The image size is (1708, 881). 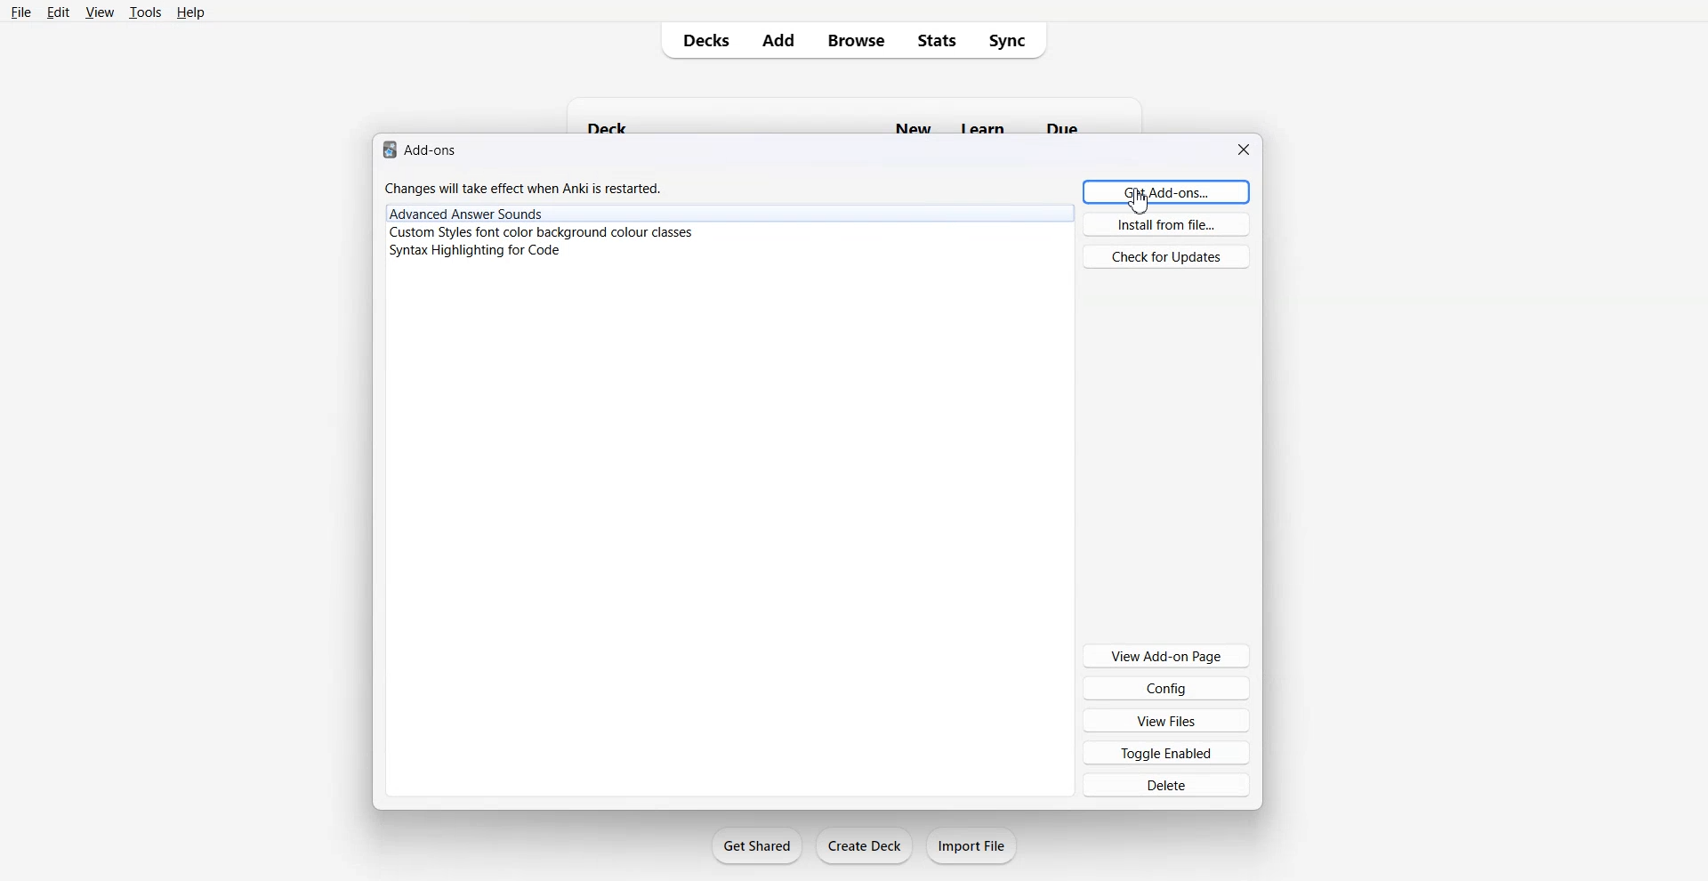 What do you see at coordinates (936, 40) in the screenshot?
I see `Stats` at bounding box center [936, 40].